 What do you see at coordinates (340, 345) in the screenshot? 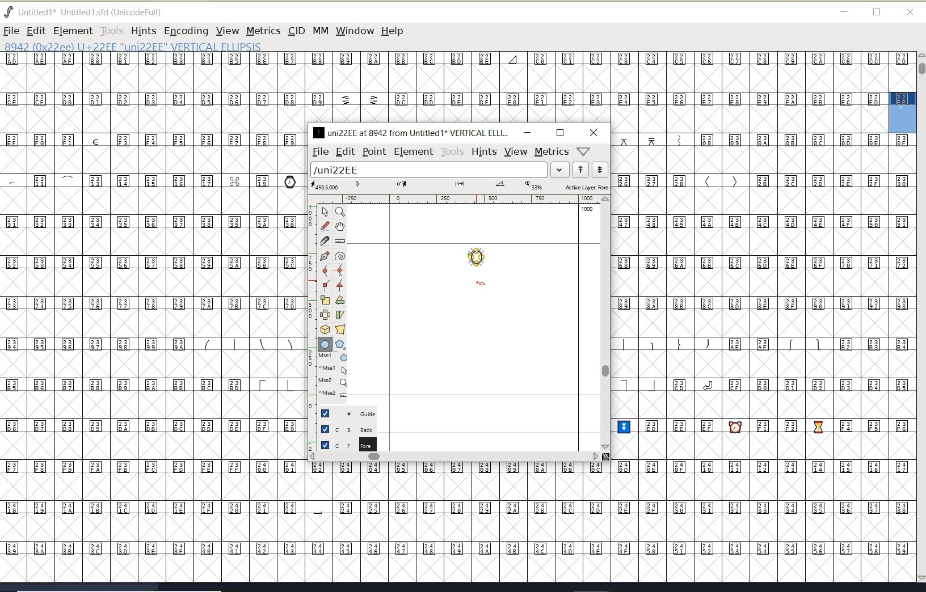
I see `polygon or star` at bounding box center [340, 345].